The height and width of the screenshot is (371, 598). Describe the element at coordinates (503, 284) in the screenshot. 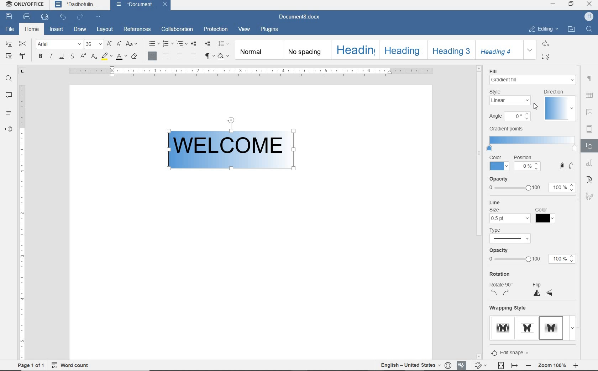

I see `Rotate 90` at that location.